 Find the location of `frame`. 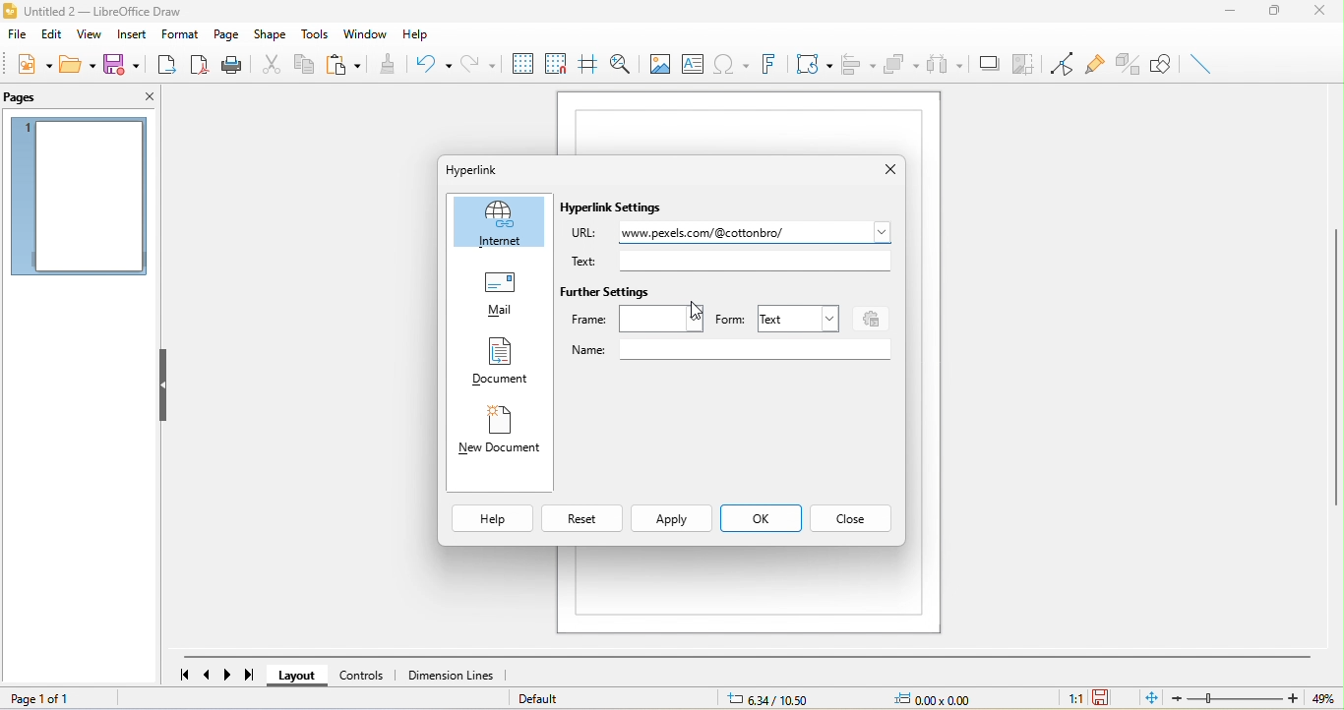

frame is located at coordinates (637, 320).